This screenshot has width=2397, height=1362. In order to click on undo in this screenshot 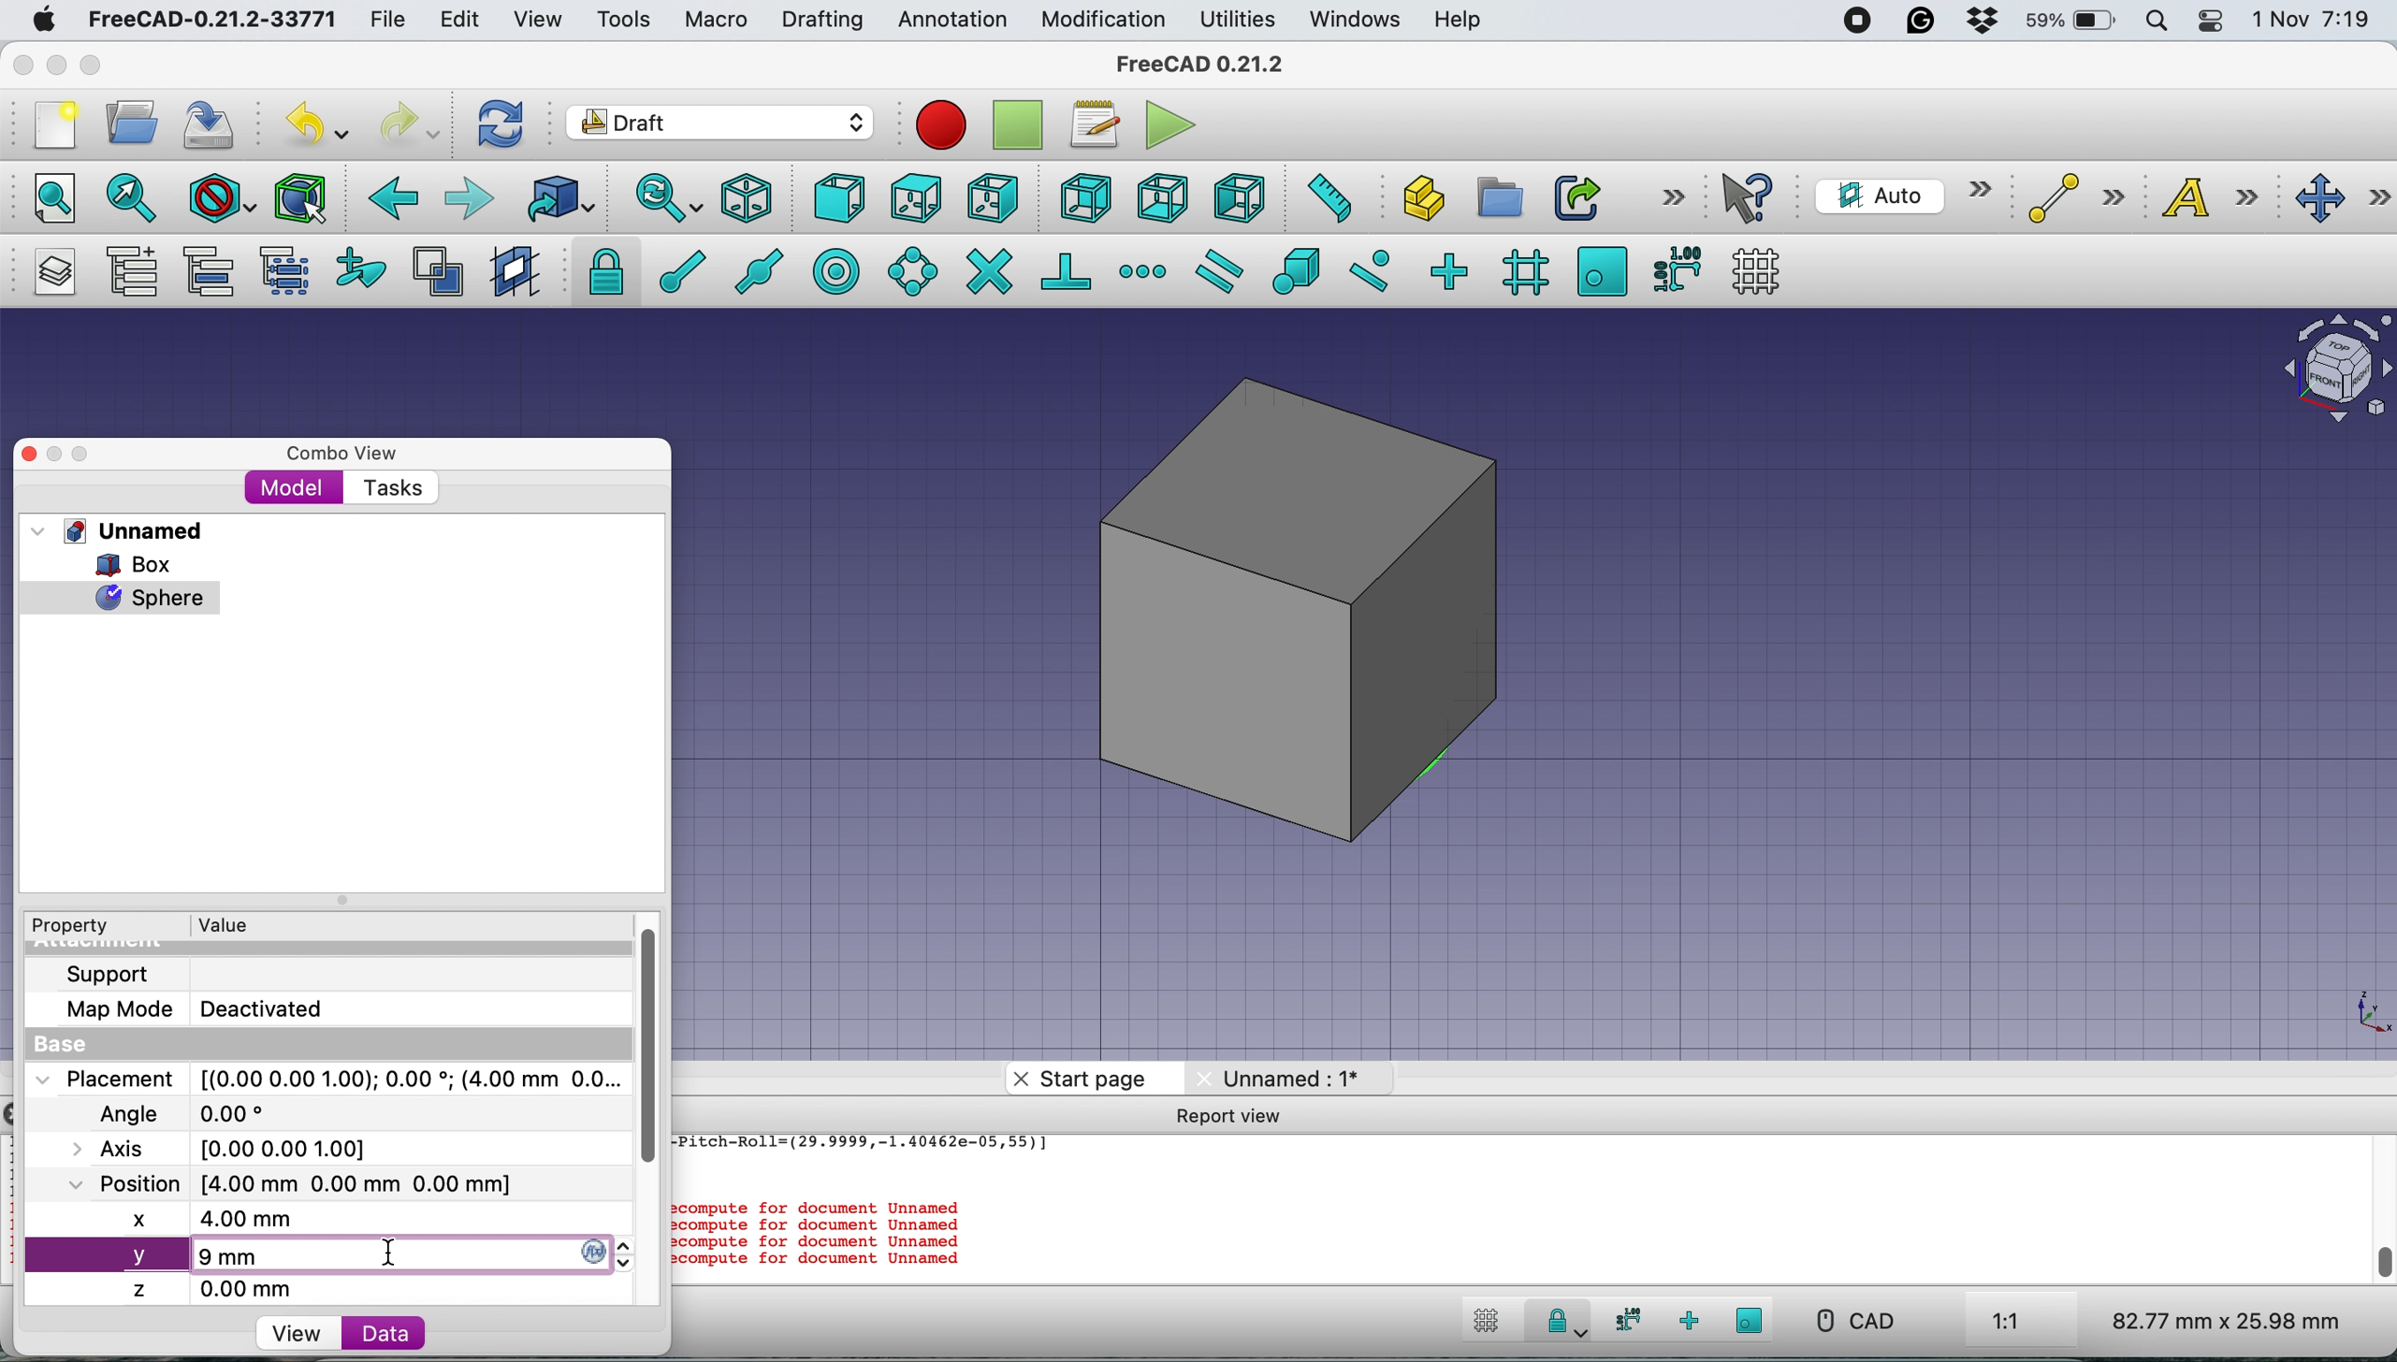, I will do `click(320, 123)`.